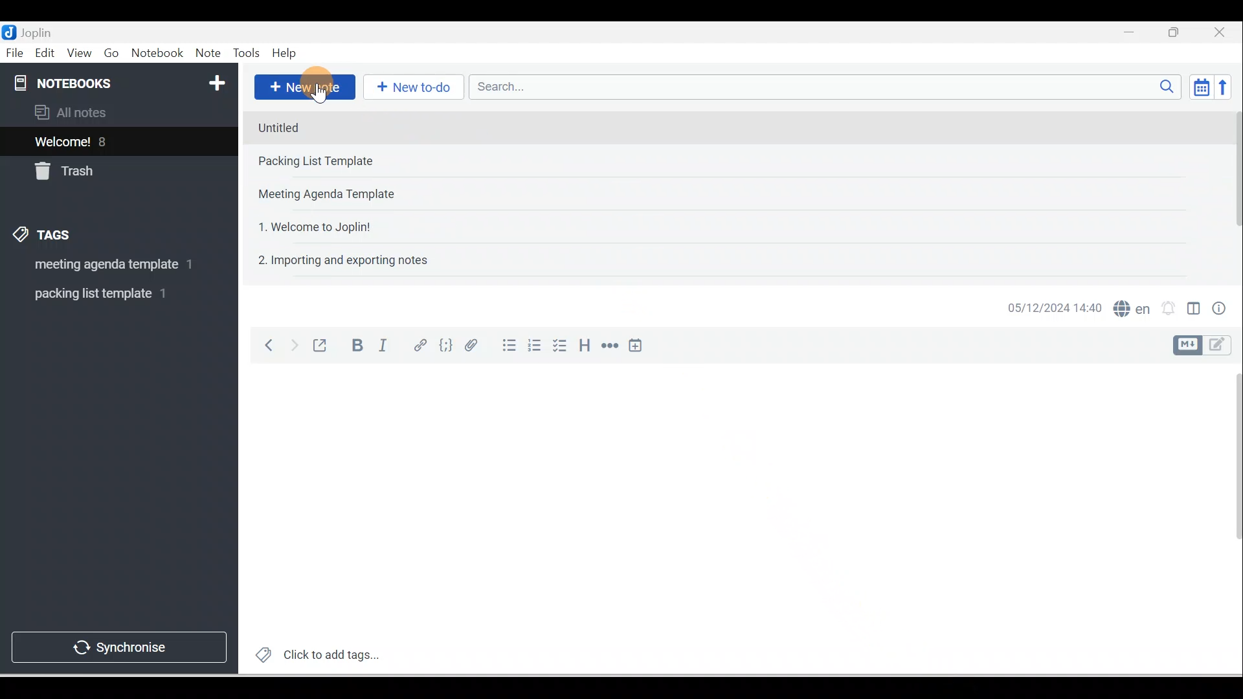 The image size is (1243, 699). Describe the element at coordinates (109, 294) in the screenshot. I see `Tag 2` at that location.